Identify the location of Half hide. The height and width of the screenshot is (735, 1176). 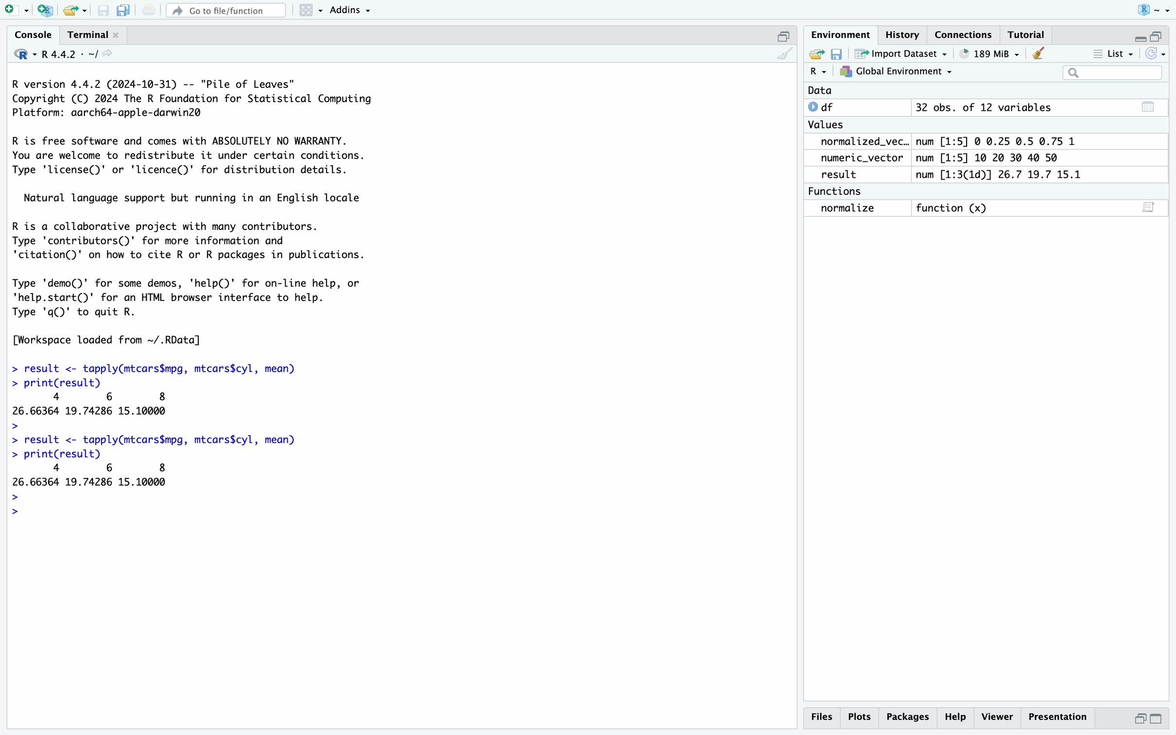
(784, 35).